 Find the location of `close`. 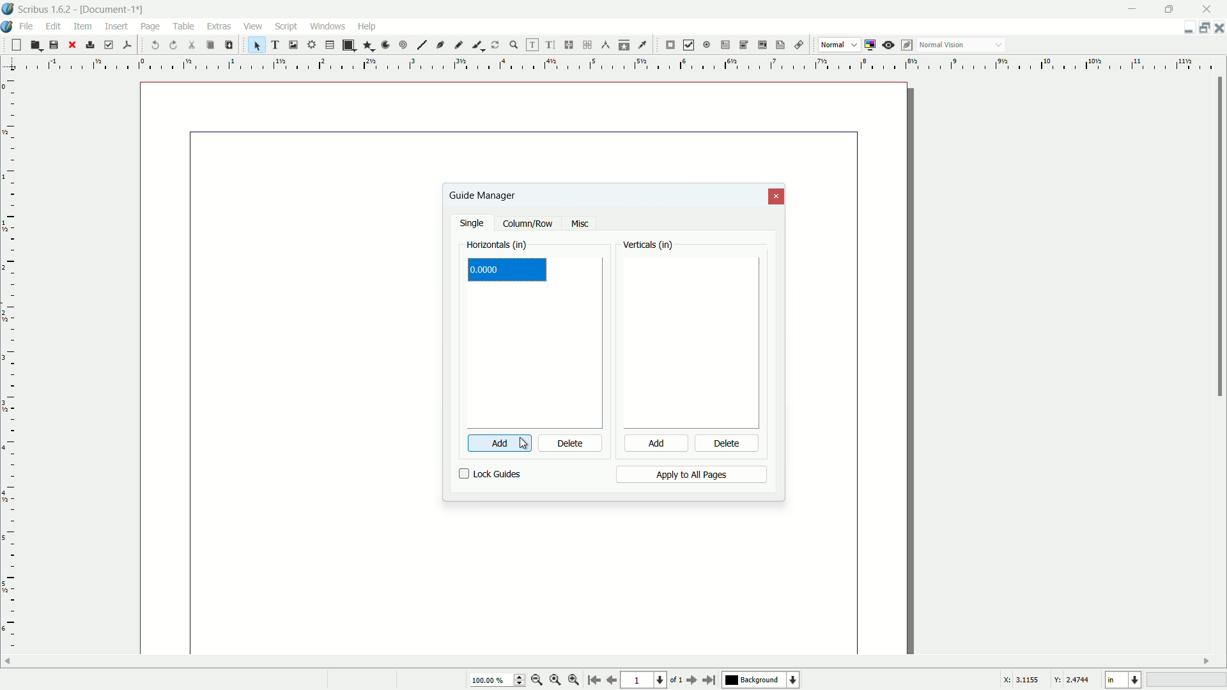

close is located at coordinates (72, 45).